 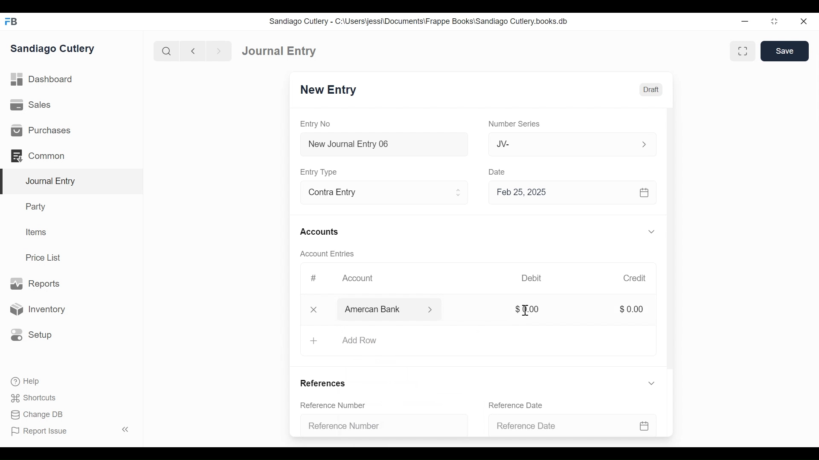 I want to click on Navigate Forward, so click(x=219, y=52).